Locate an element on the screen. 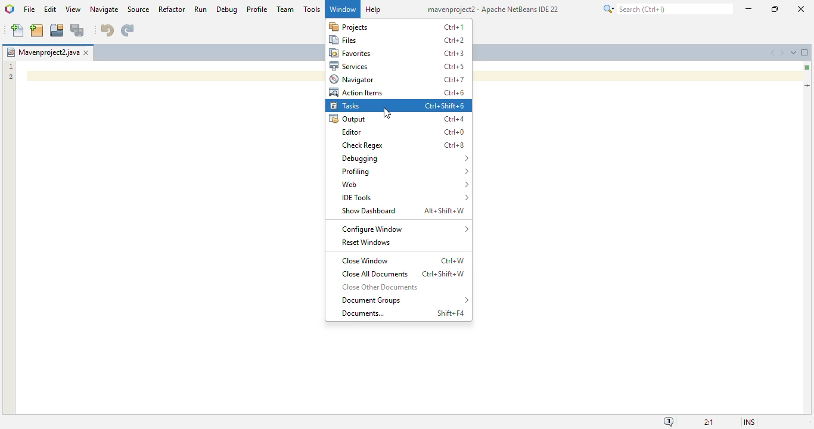  shortcut for favorites is located at coordinates (454, 54).